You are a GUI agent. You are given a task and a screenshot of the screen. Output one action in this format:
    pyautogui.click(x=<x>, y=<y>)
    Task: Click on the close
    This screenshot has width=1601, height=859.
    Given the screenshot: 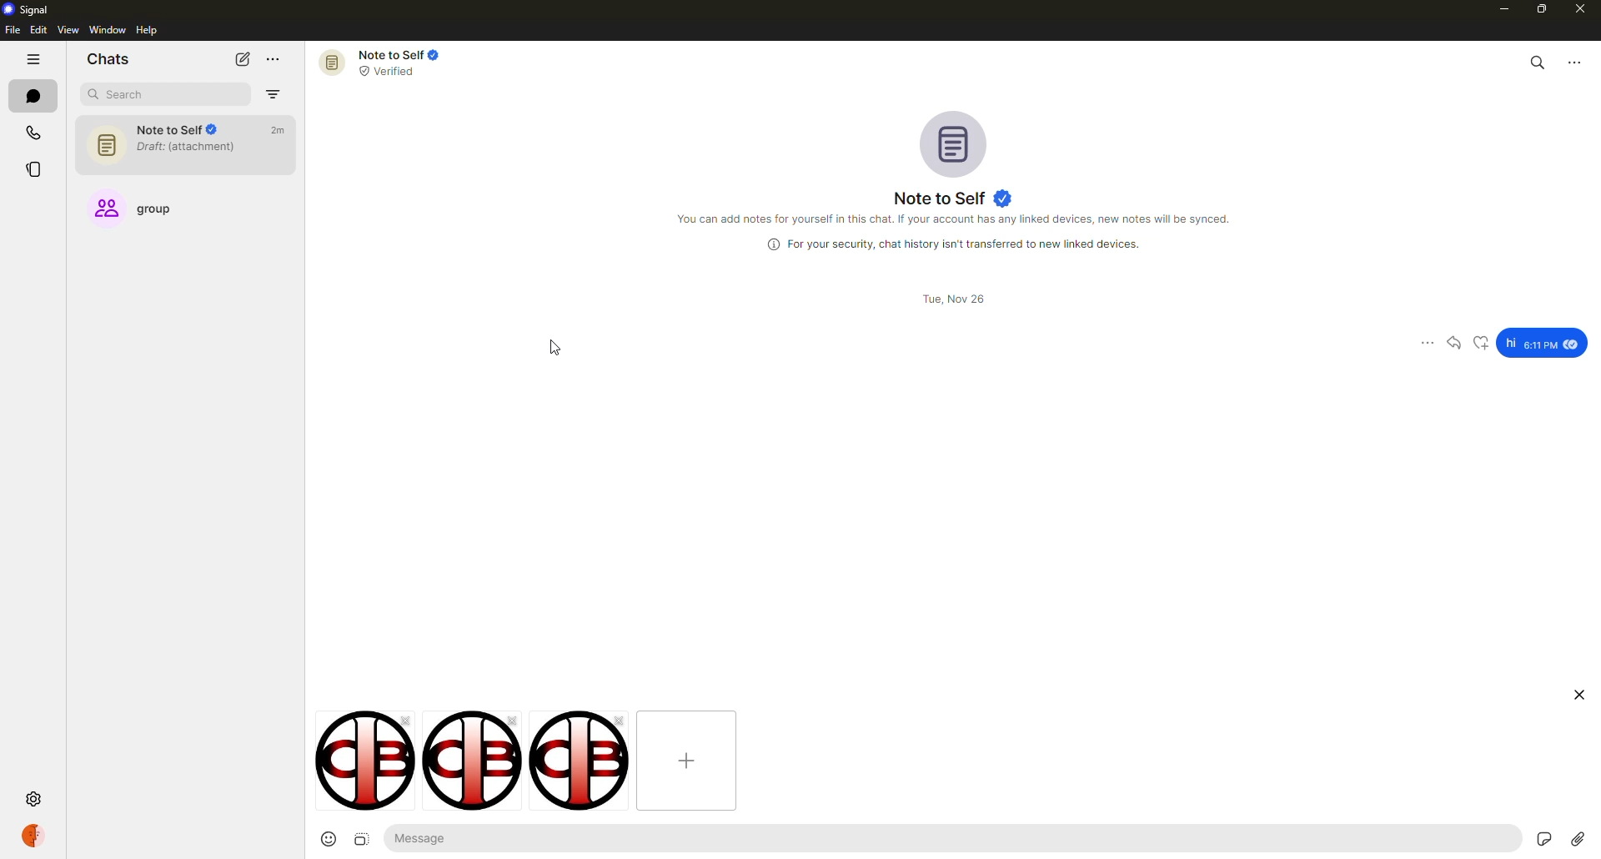 What is the action you would take?
    pyautogui.click(x=1583, y=10)
    